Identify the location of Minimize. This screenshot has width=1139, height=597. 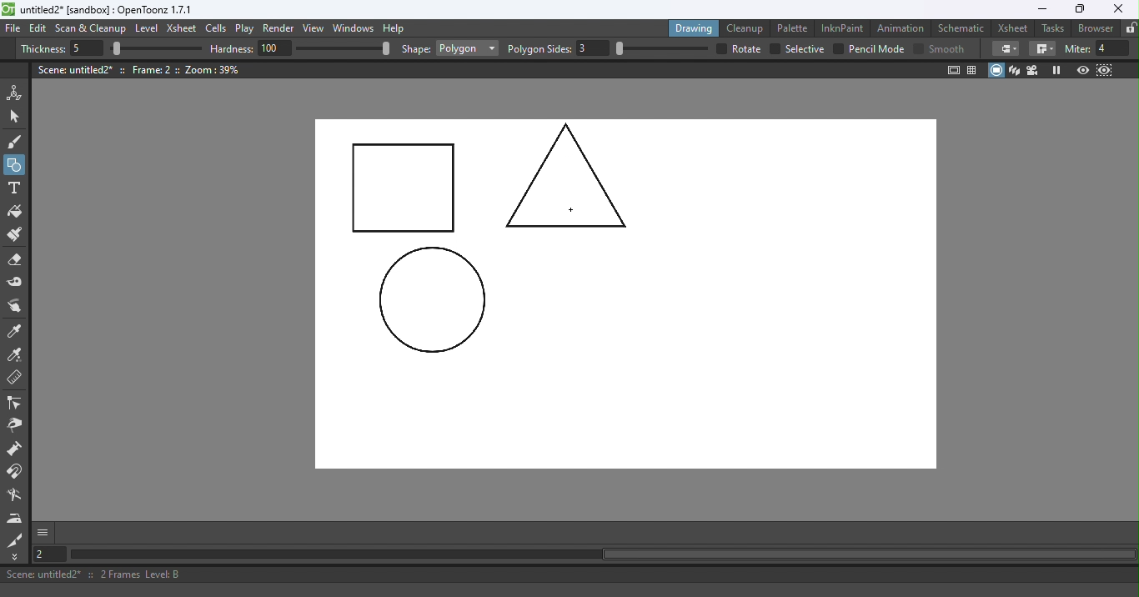
(1041, 9).